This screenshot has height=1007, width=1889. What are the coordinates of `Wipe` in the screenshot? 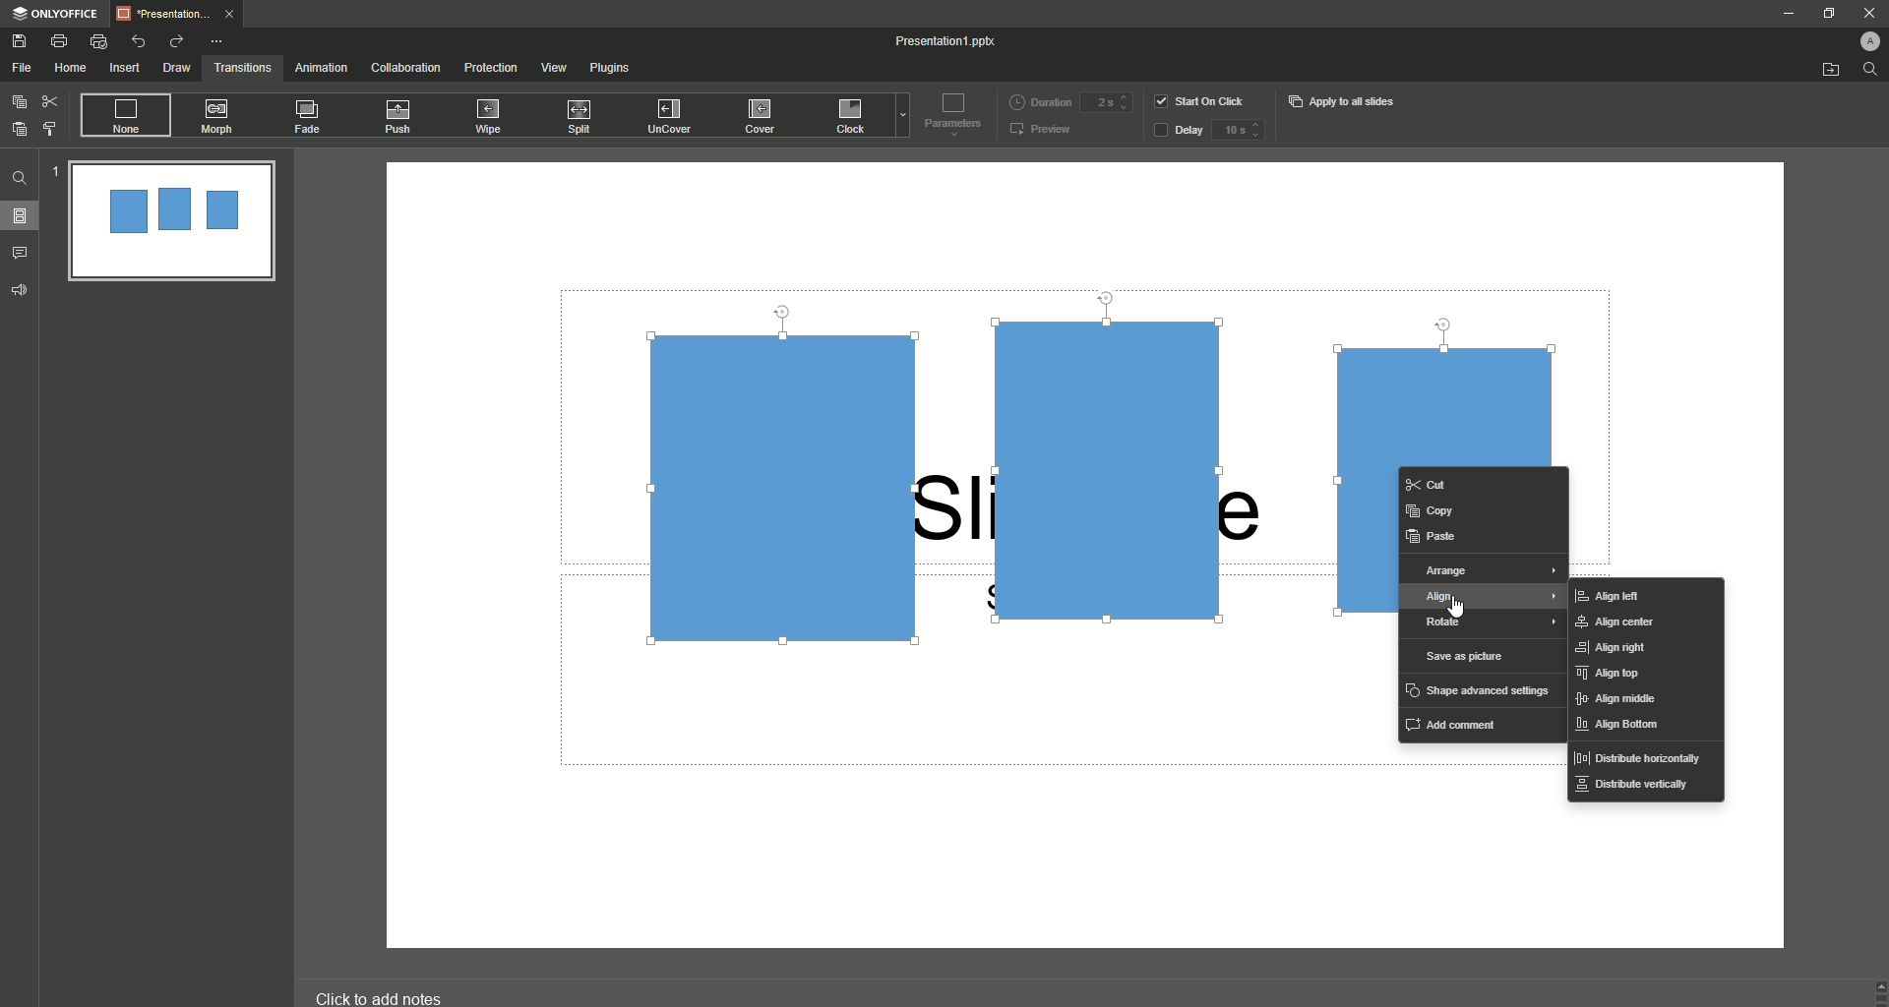 It's located at (489, 115).